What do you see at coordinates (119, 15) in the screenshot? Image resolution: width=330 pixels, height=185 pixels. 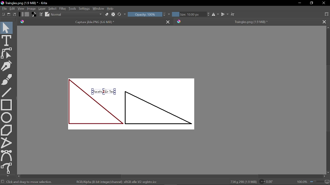 I see `Reload original preset` at bounding box center [119, 15].